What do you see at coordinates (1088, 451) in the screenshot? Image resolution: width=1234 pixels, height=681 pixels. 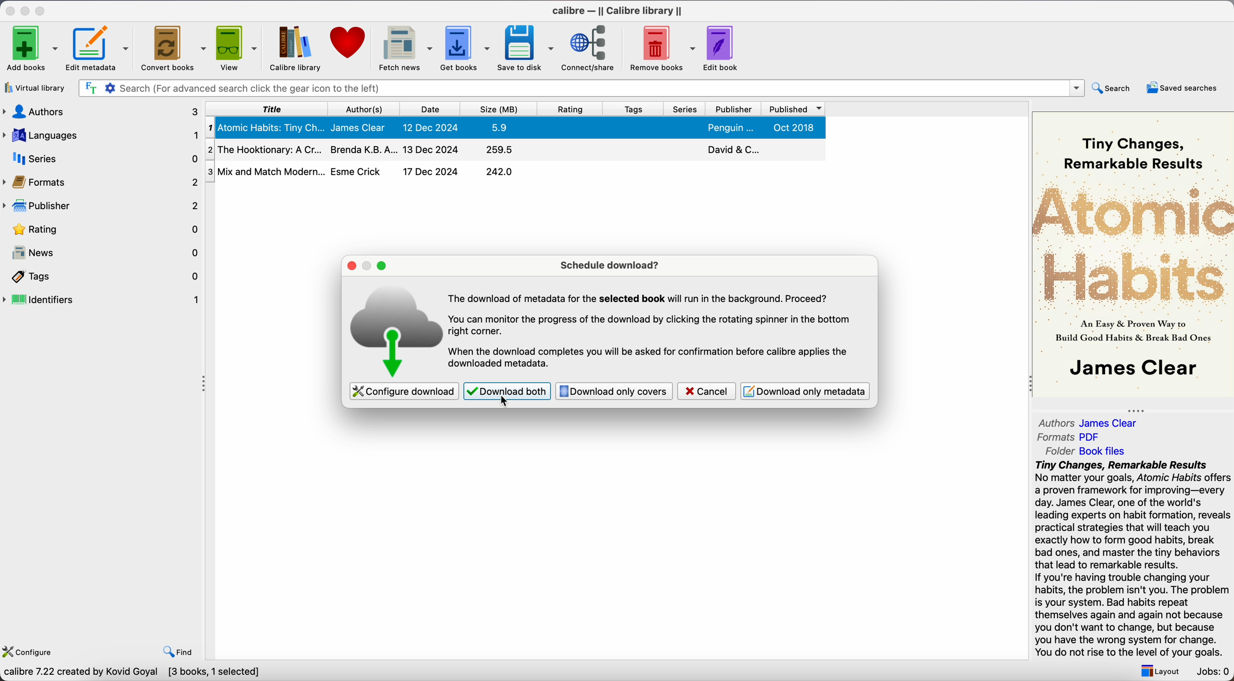 I see `Folder Book files` at bounding box center [1088, 451].